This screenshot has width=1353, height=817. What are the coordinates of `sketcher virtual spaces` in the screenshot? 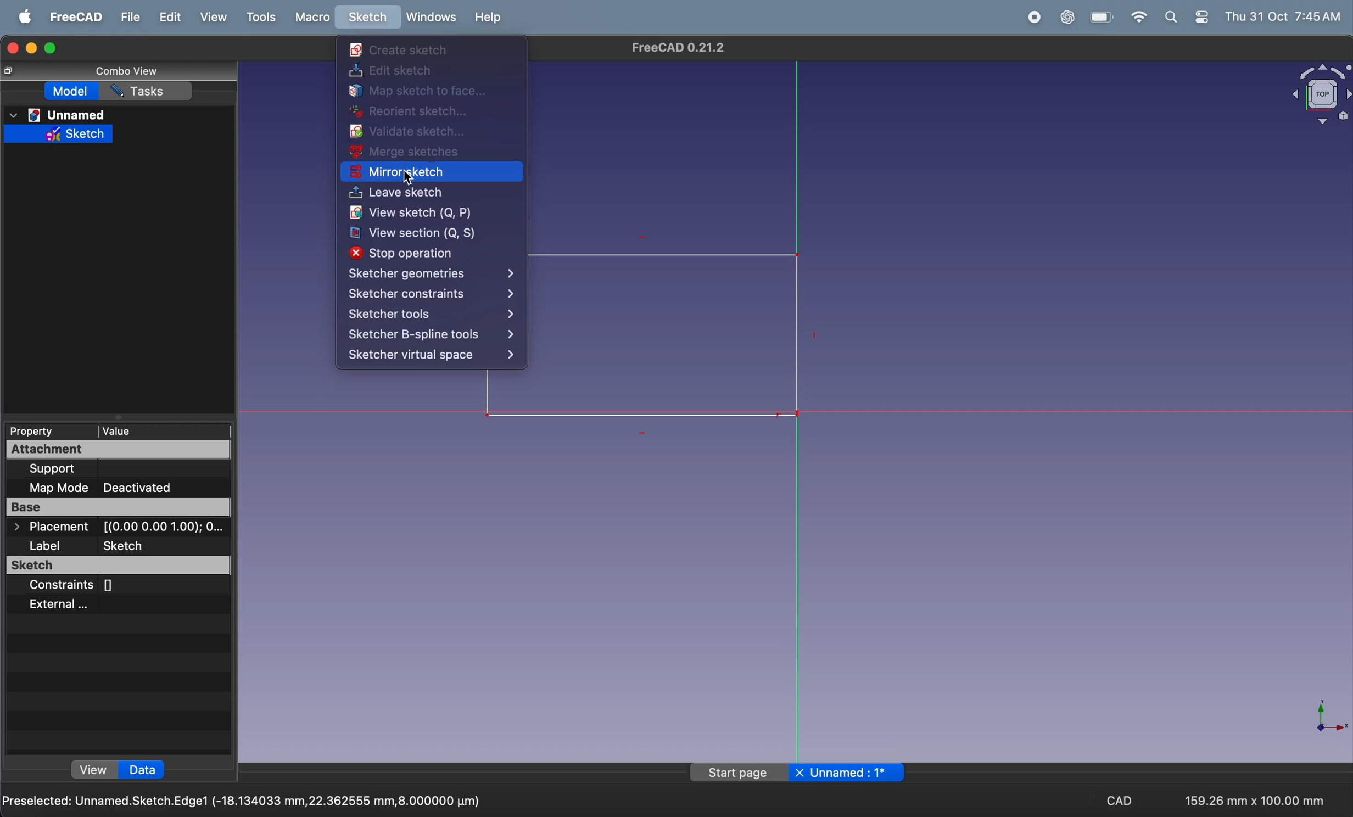 It's located at (431, 357).